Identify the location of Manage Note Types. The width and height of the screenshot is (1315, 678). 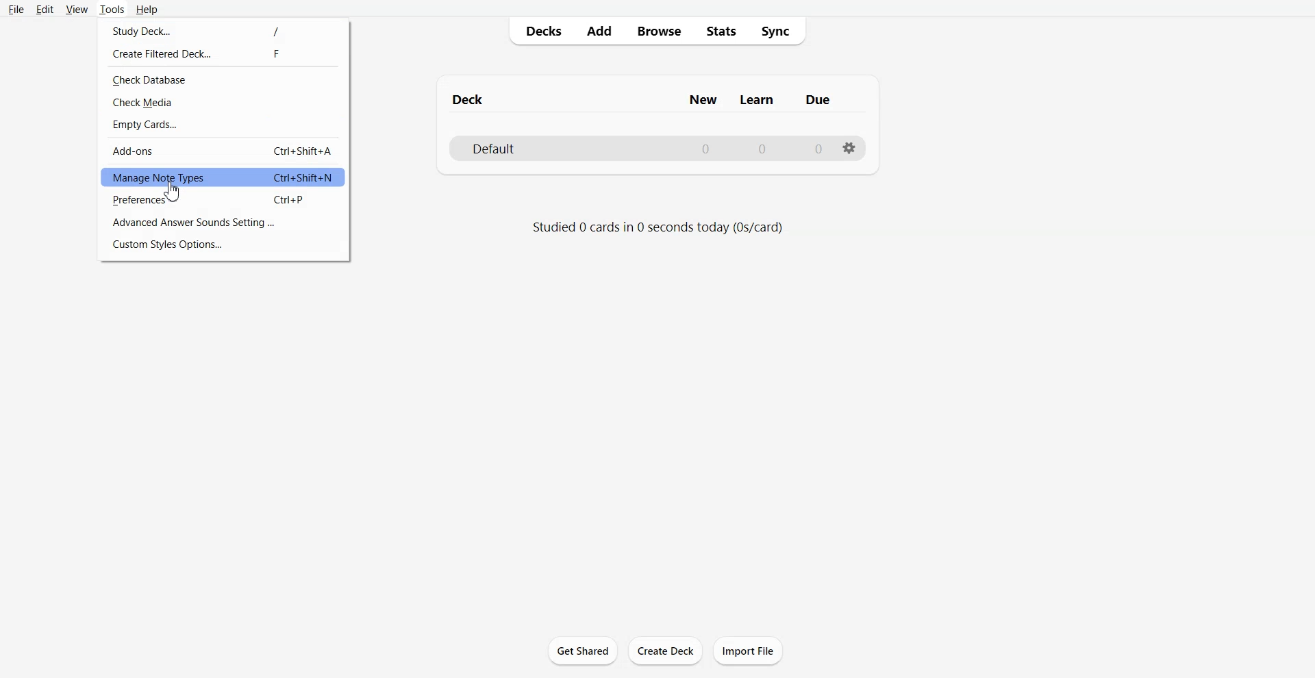
(223, 177).